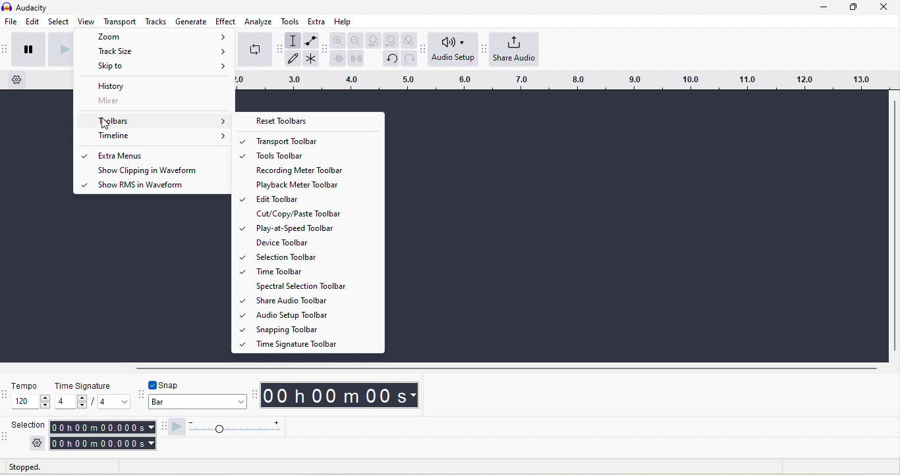  Describe the element at coordinates (311, 59) in the screenshot. I see `multi-tool` at that location.